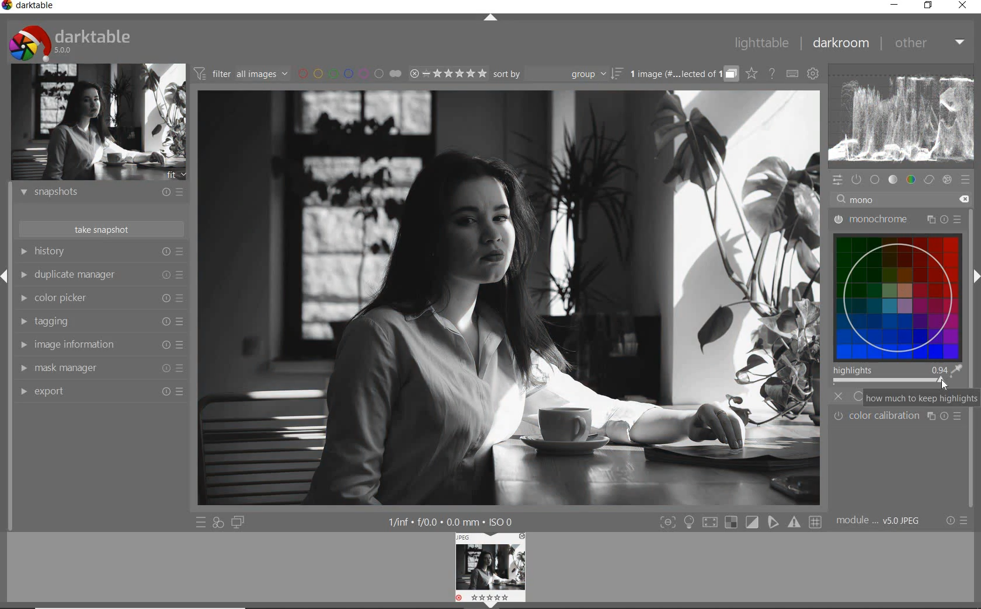  Describe the element at coordinates (900, 216) in the screenshot. I see `monochrome` at that location.